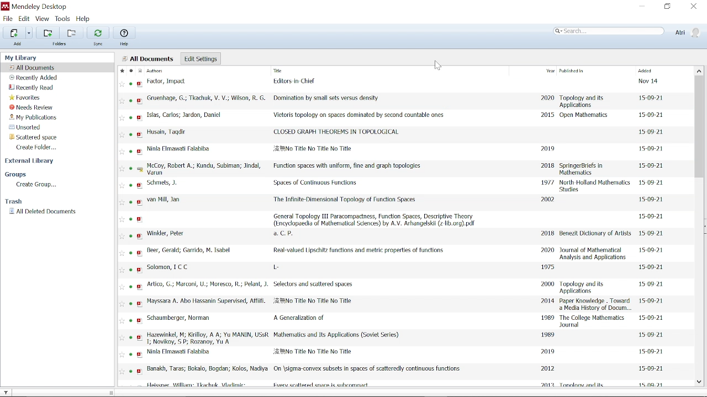 Image resolution: width=707 pixels, height=397 pixels. I want to click on Cursor, so click(438, 67).